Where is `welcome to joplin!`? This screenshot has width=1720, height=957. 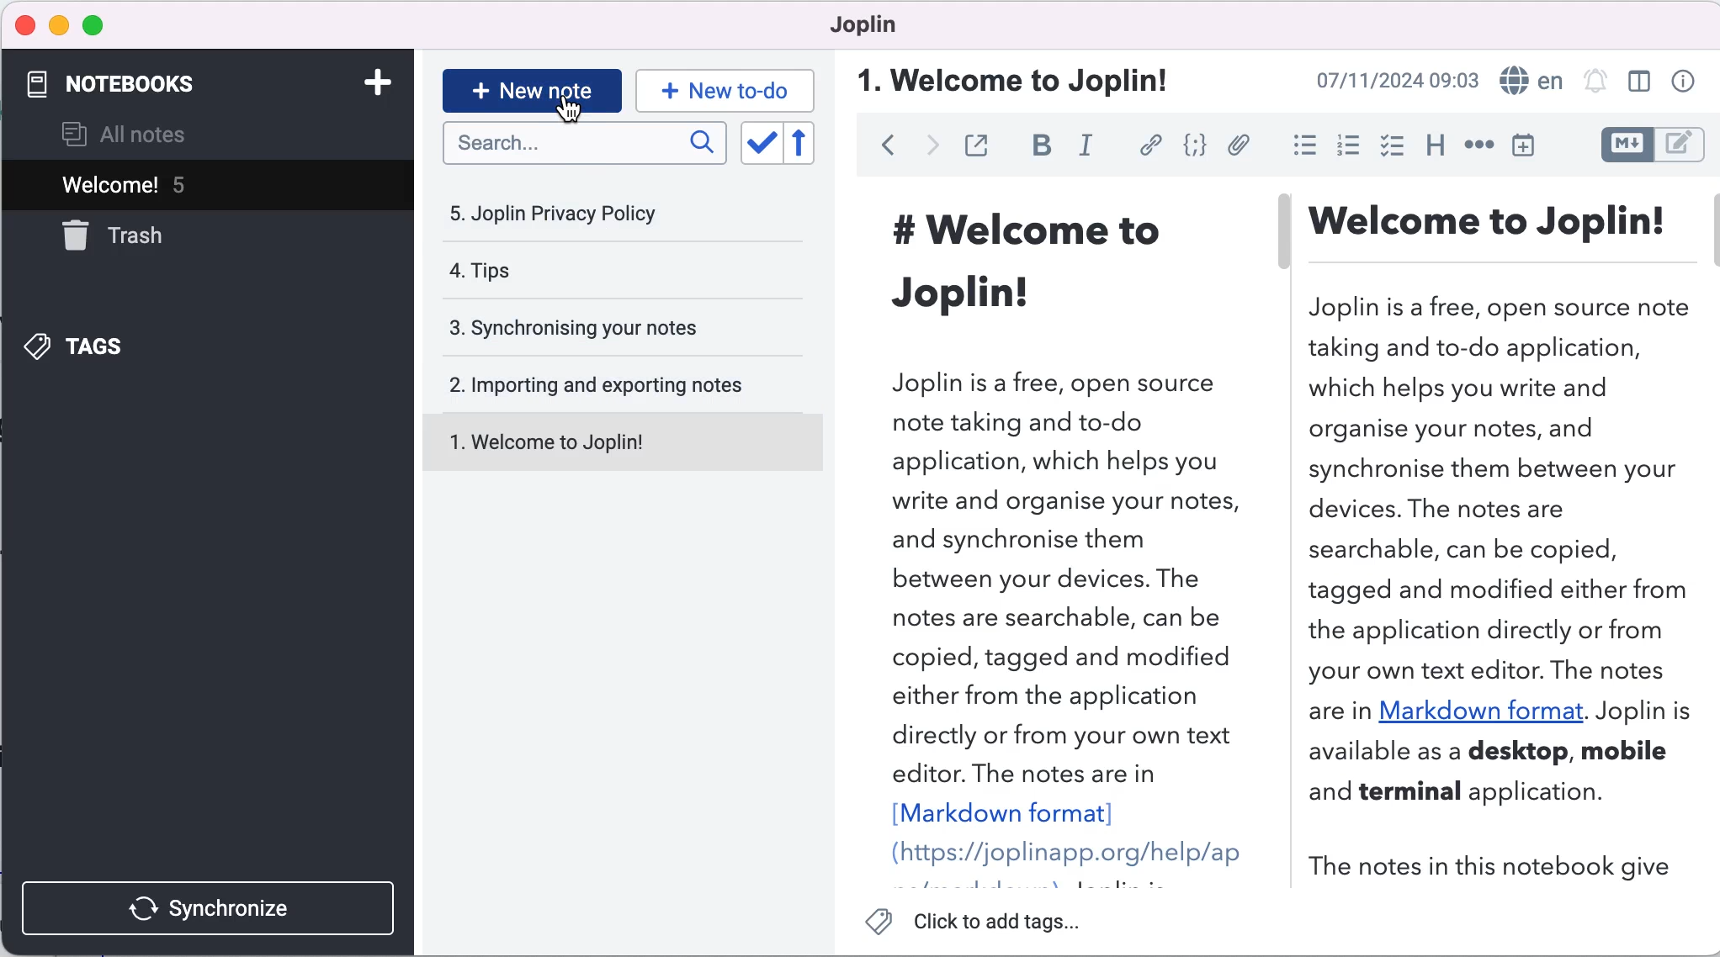
welcome to joplin! is located at coordinates (1011, 80).